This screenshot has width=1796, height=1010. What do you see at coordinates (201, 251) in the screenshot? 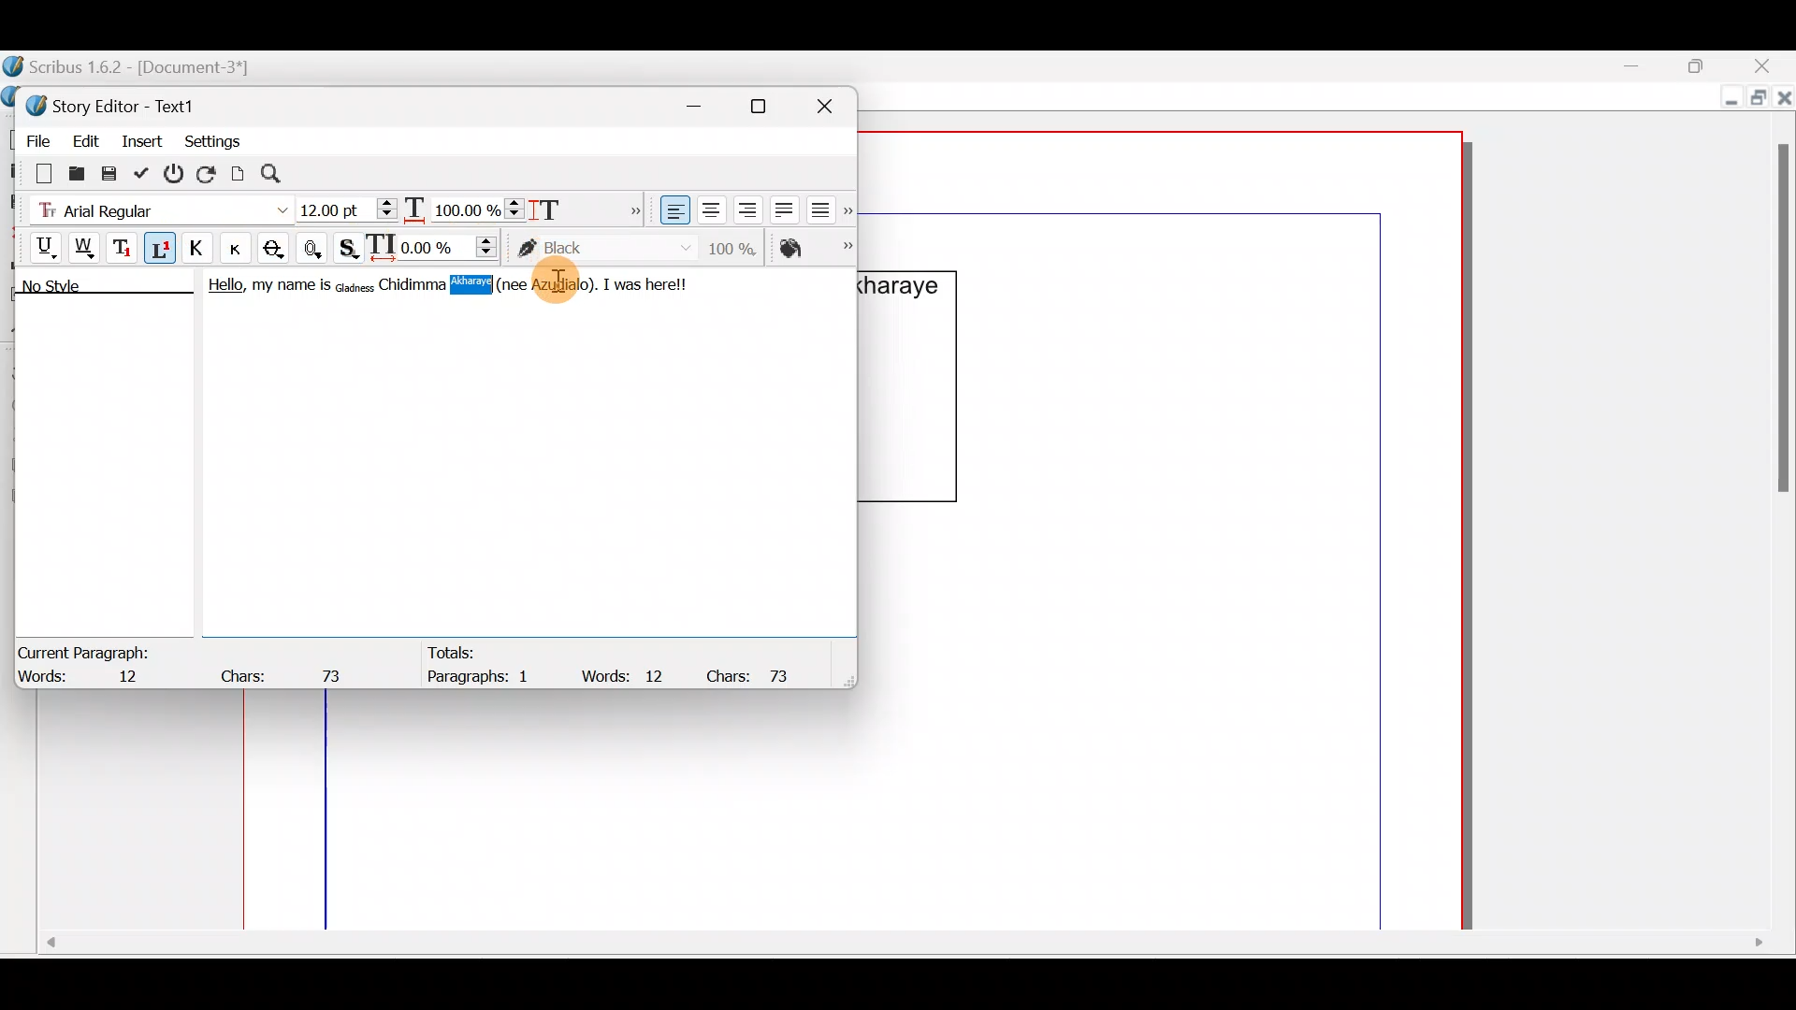
I see `All caps` at bounding box center [201, 251].